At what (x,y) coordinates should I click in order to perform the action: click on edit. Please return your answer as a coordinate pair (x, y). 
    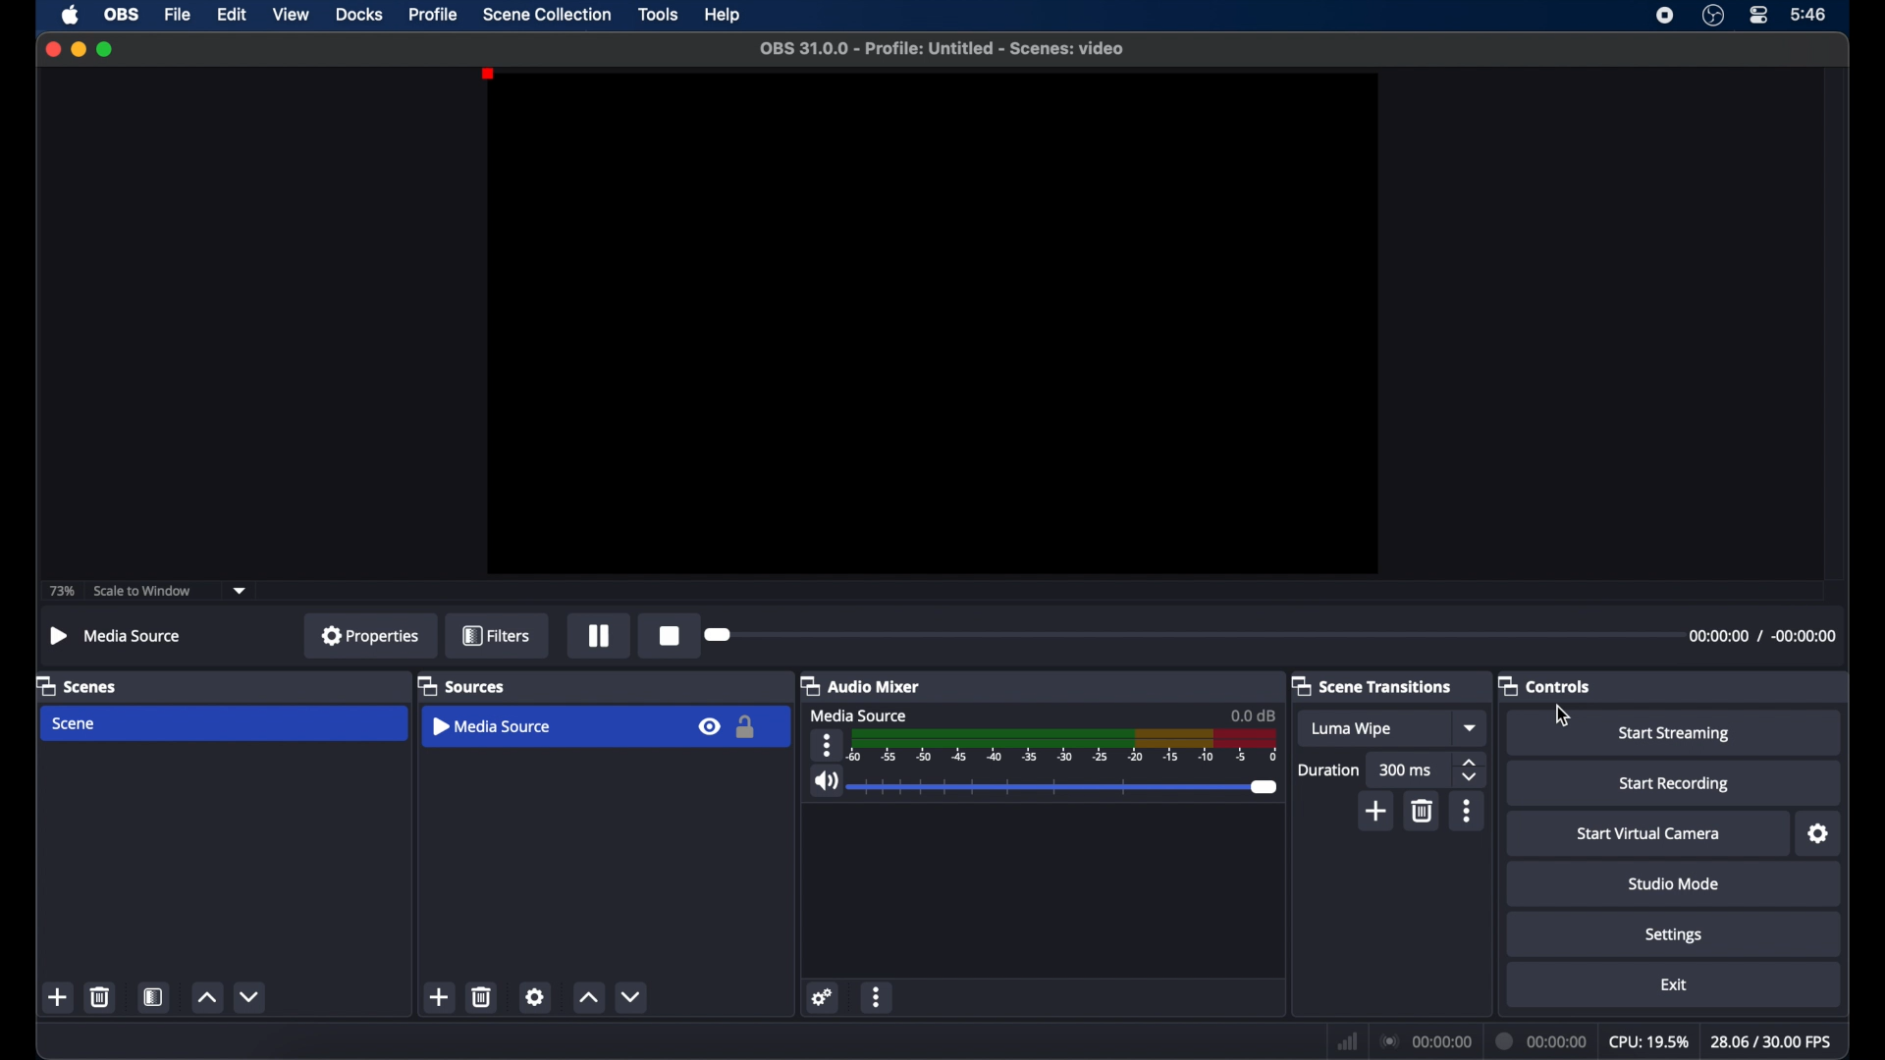
    Looking at the image, I should click on (231, 15).